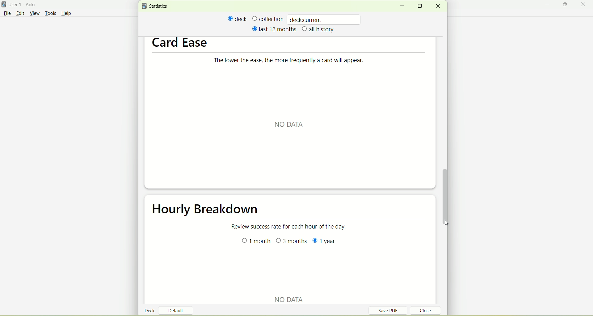 The height and width of the screenshot is (316, 593). Describe the element at coordinates (202, 211) in the screenshot. I see `hourly breakdown` at that location.